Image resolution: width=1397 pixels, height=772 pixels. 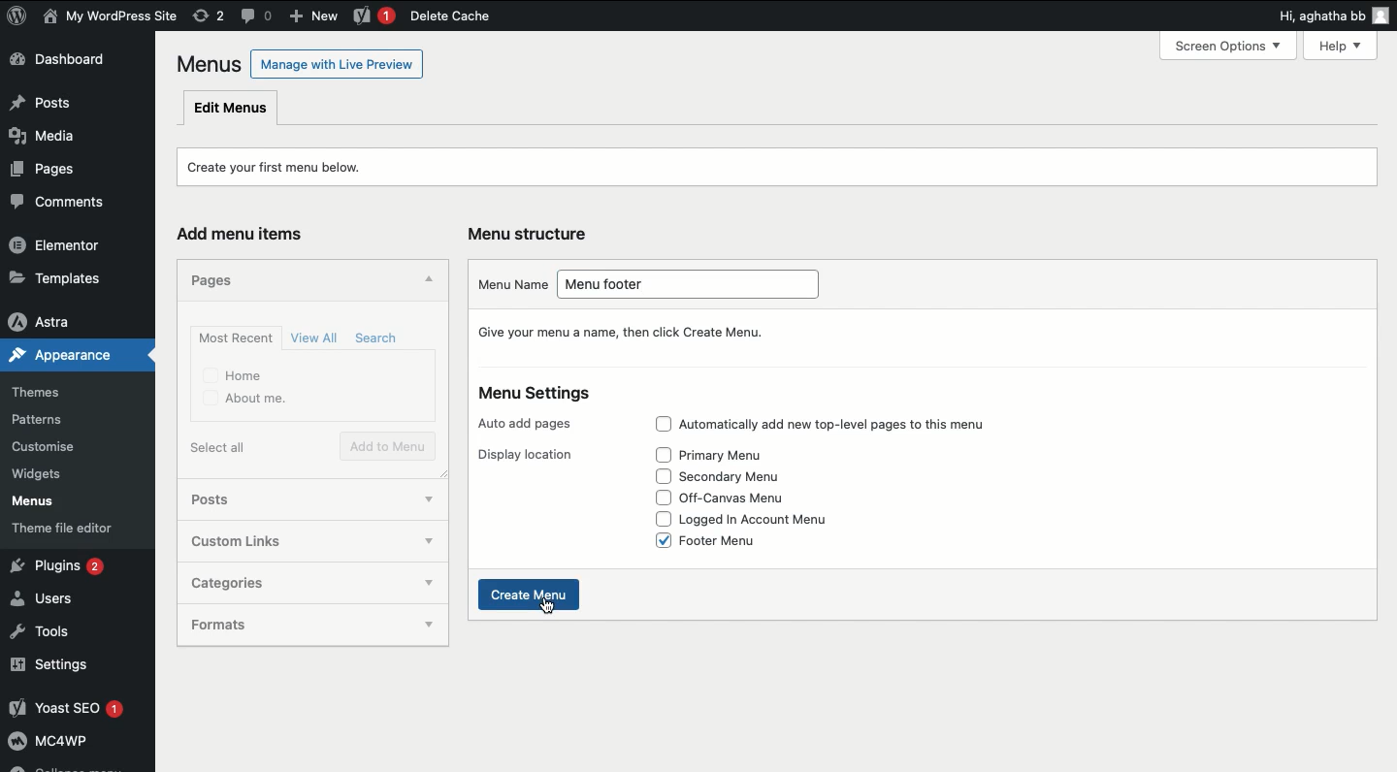 I want to click on Menus, so click(x=47, y=503).